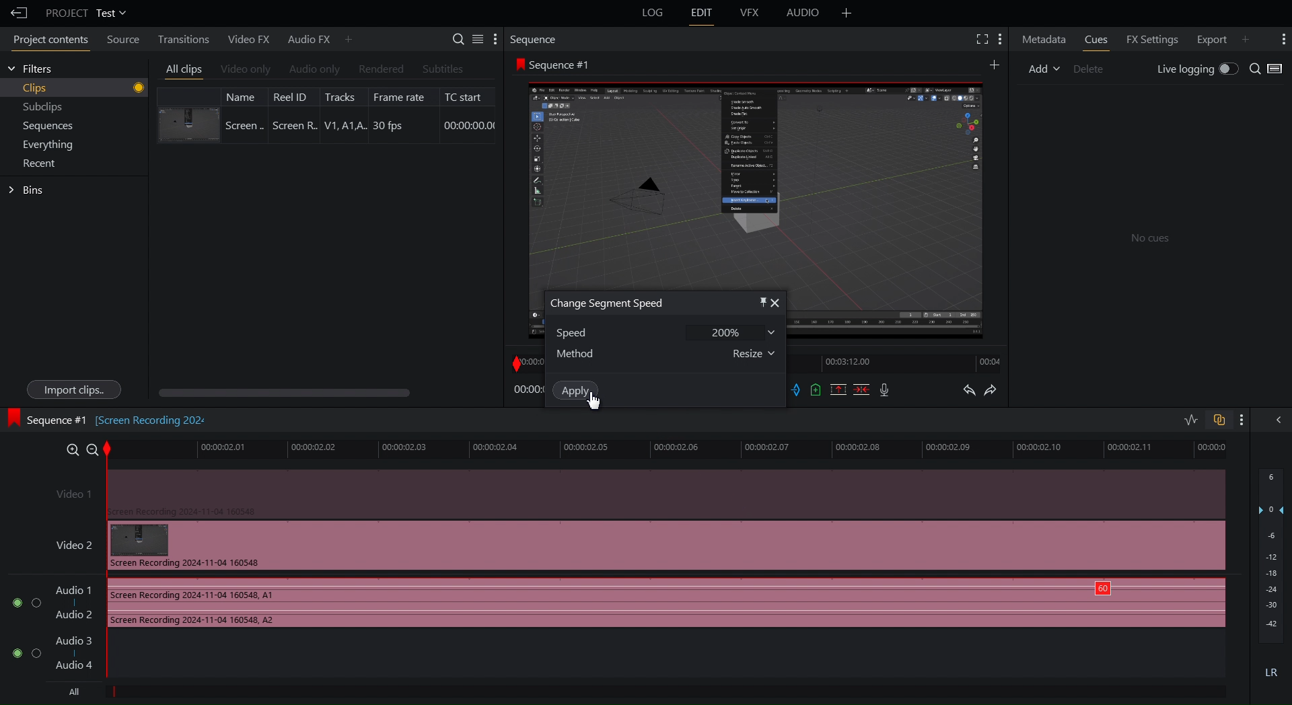 This screenshot has width=1292, height=705. What do you see at coordinates (71, 692) in the screenshot?
I see `All` at bounding box center [71, 692].